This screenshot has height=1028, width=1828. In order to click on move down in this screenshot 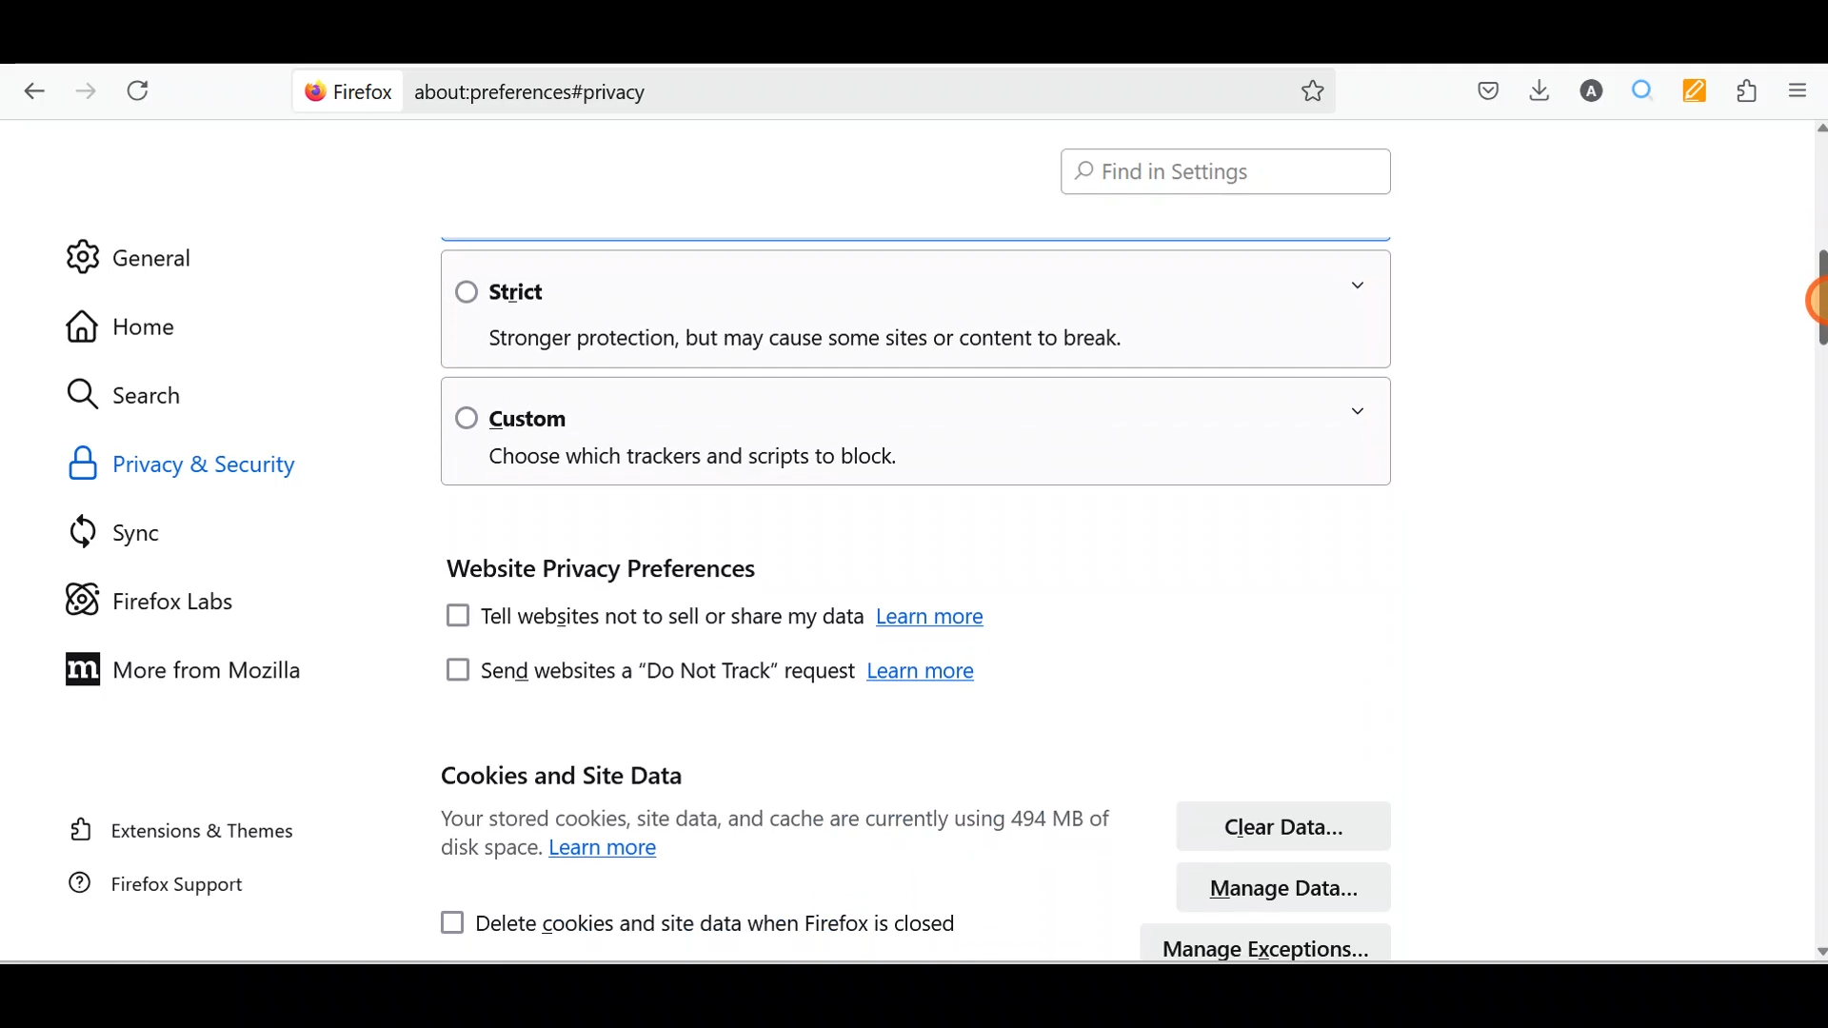, I will do `click(1817, 949)`.